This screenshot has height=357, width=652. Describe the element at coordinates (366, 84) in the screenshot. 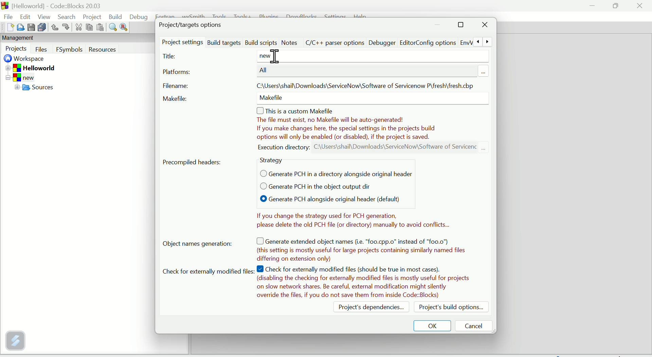

I see `File address` at that location.